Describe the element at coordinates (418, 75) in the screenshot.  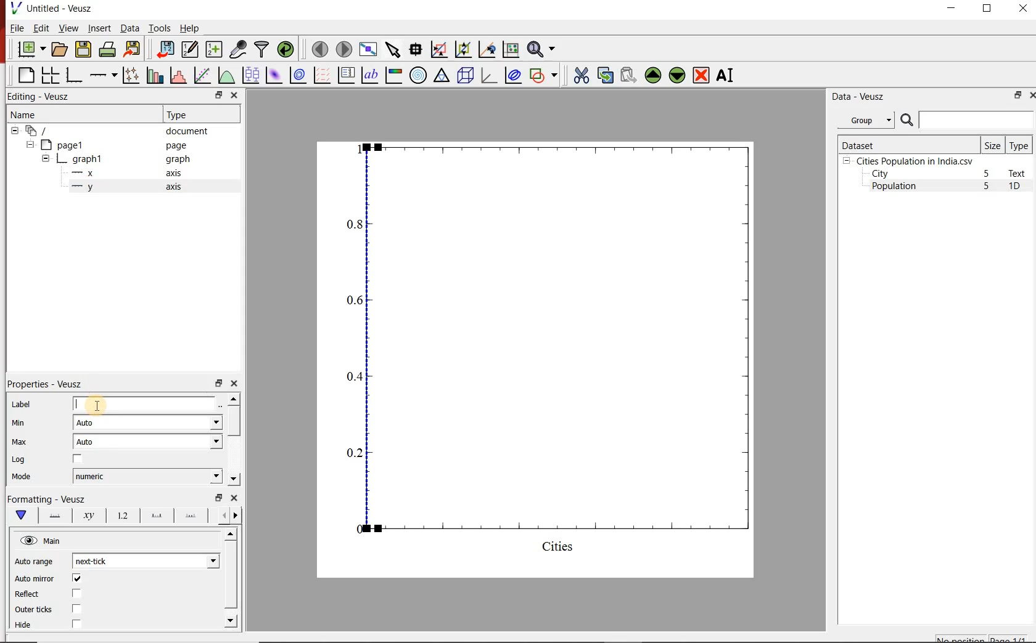
I see `polar graph` at that location.